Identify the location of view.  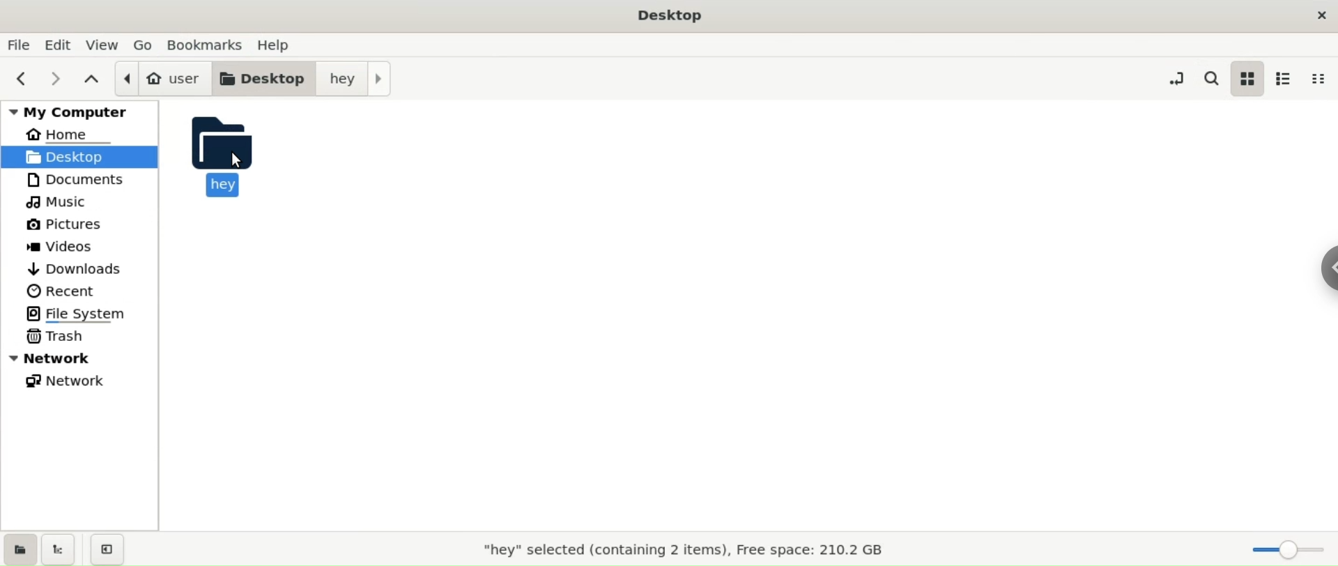
(103, 43).